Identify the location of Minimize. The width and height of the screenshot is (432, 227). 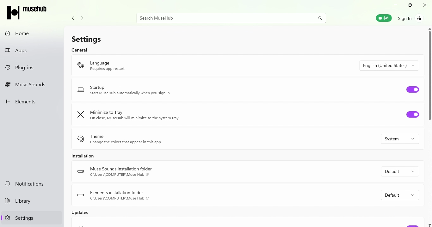
(395, 5).